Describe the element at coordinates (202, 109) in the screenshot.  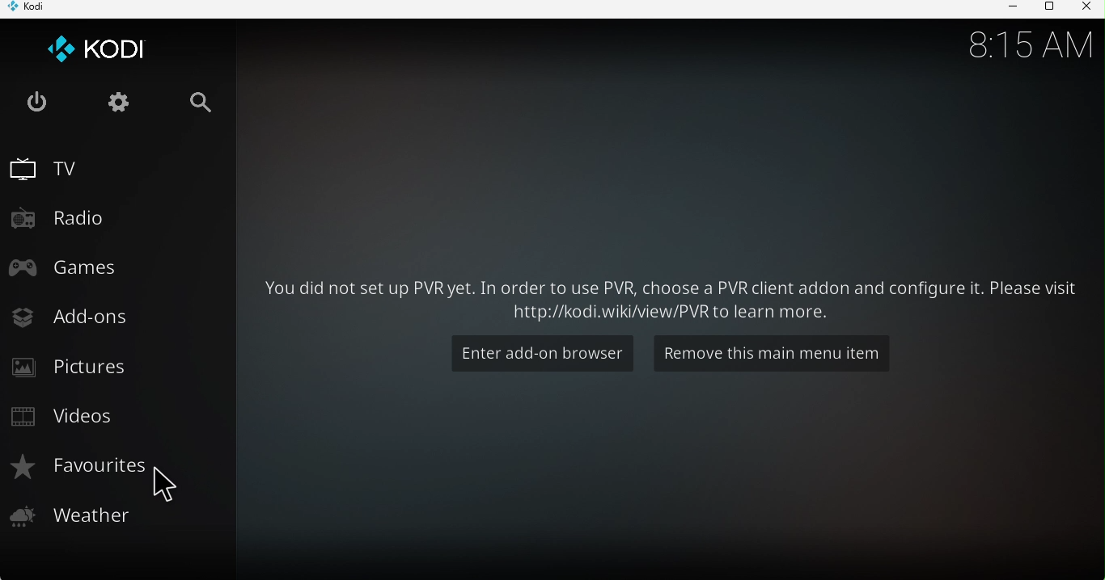
I see `Search` at that location.